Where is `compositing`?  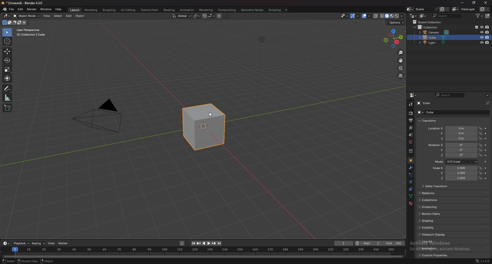
compositing is located at coordinates (227, 10).